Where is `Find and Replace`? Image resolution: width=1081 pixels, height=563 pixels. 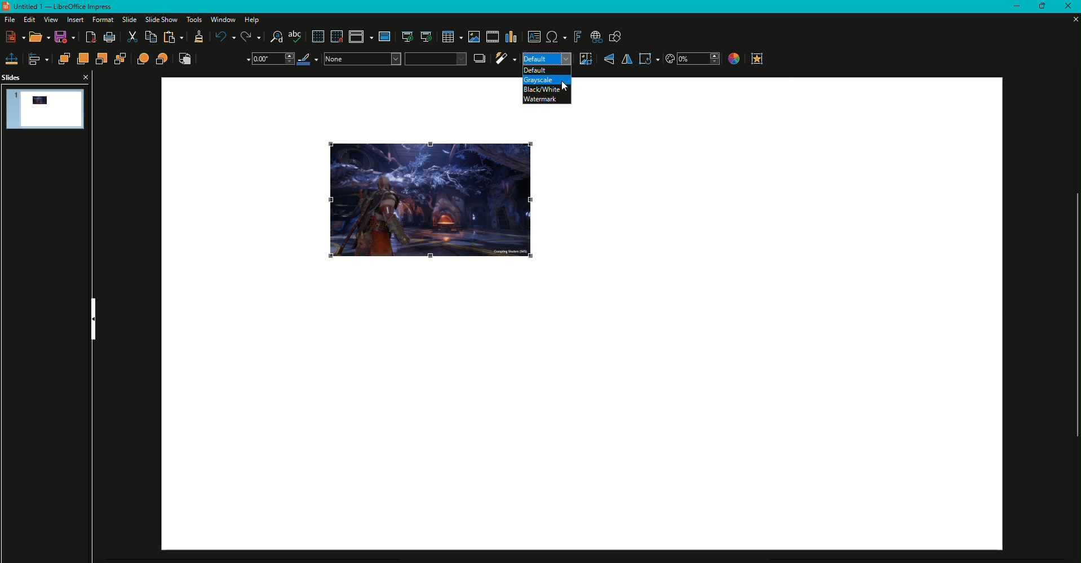
Find and Replace is located at coordinates (276, 37).